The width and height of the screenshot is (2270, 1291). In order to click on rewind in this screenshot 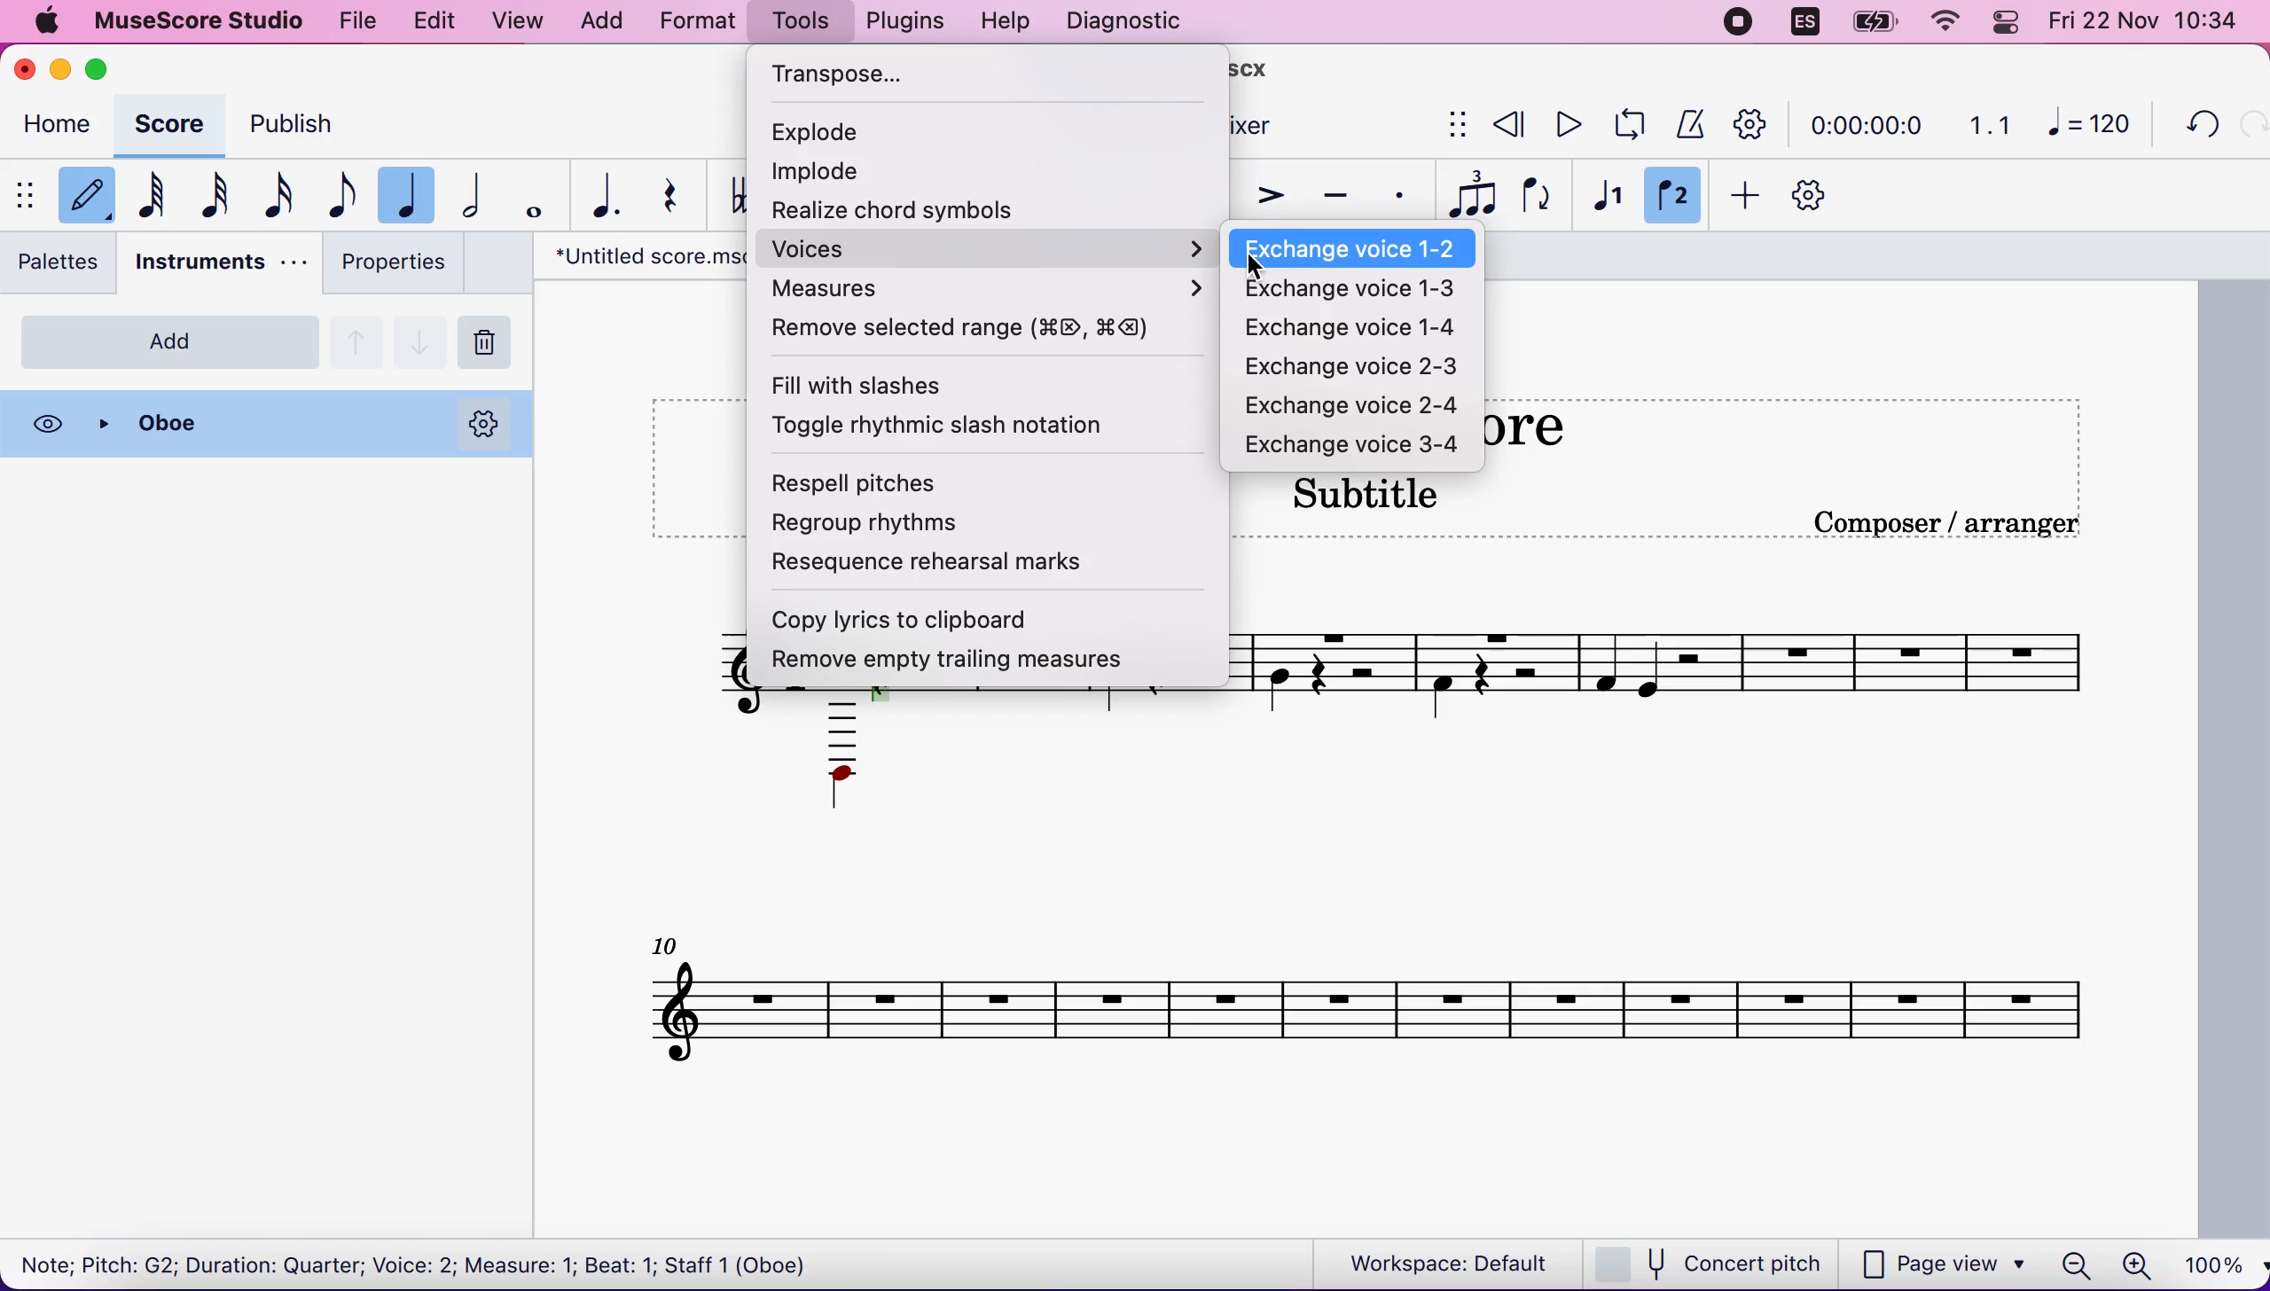, I will do `click(1507, 122)`.